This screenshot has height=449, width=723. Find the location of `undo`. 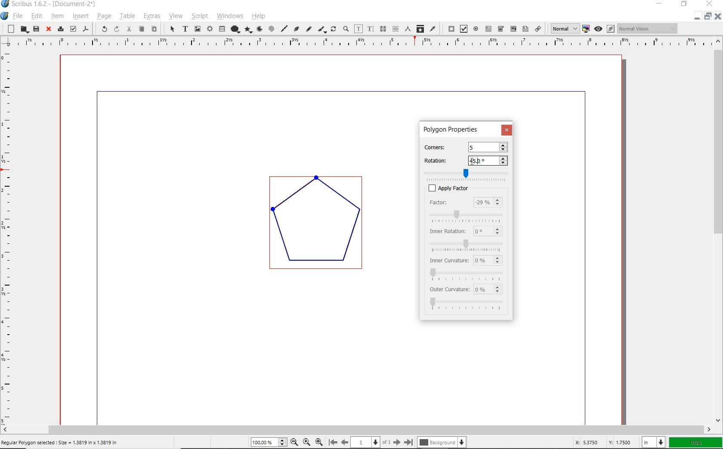

undo is located at coordinates (101, 29).